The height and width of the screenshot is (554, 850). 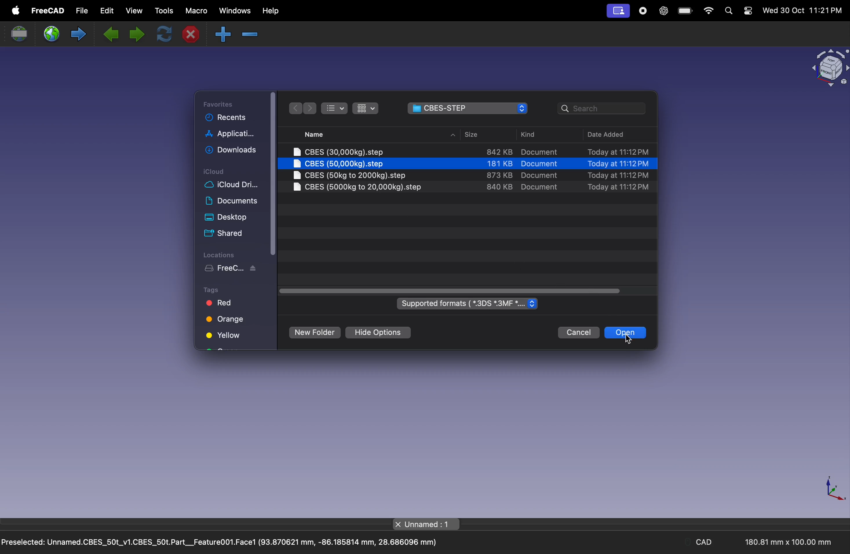 I want to click on new folder, so click(x=314, y=332).